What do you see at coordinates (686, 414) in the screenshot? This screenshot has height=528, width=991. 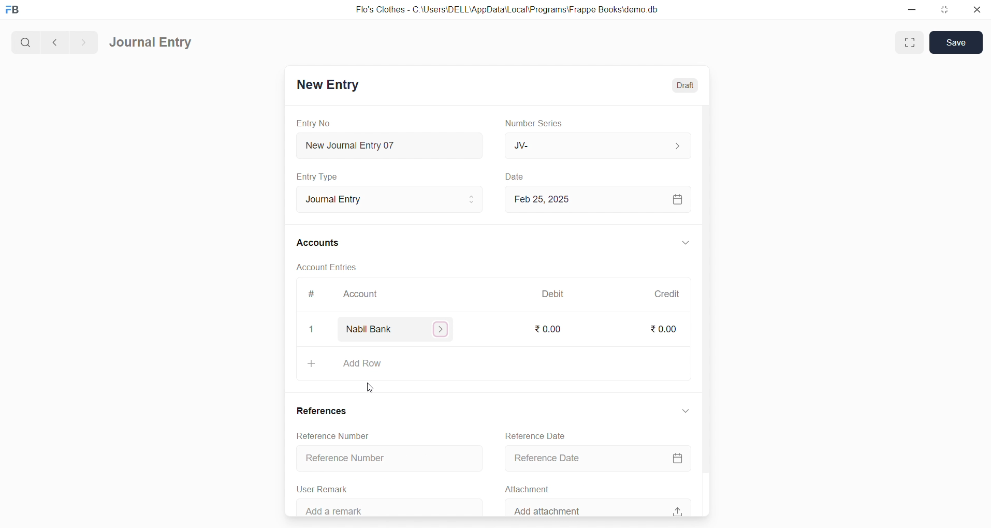 I see `expand/collapse` at bounding box center [686, 414].